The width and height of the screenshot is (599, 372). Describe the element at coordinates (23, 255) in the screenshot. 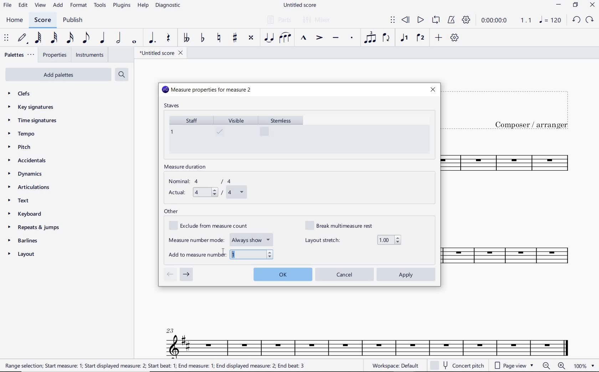

I see `LAYOUT` at that location.